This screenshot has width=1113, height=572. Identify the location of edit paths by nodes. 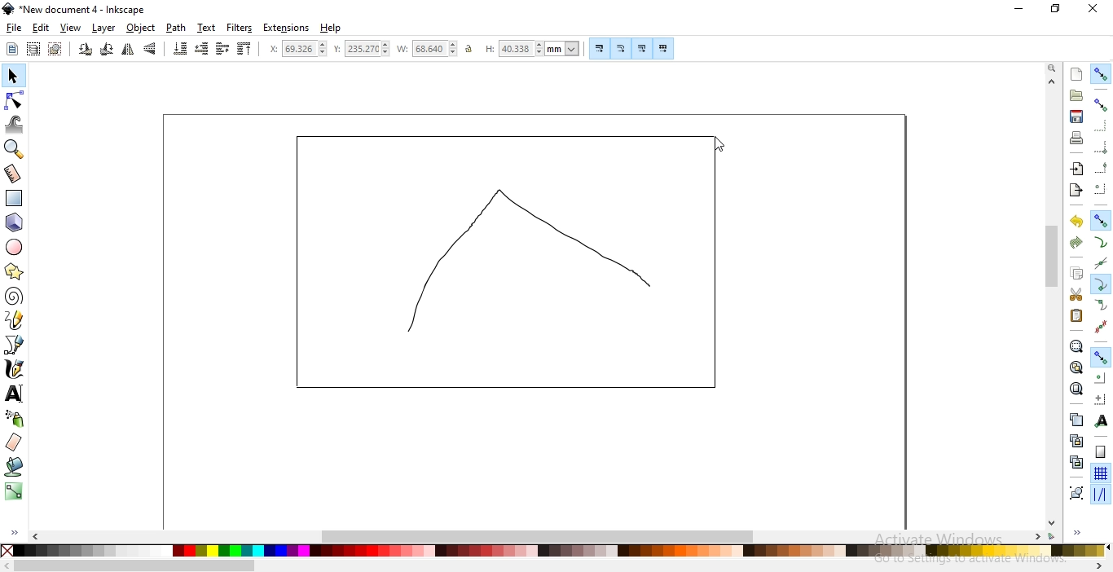
(13, 101).